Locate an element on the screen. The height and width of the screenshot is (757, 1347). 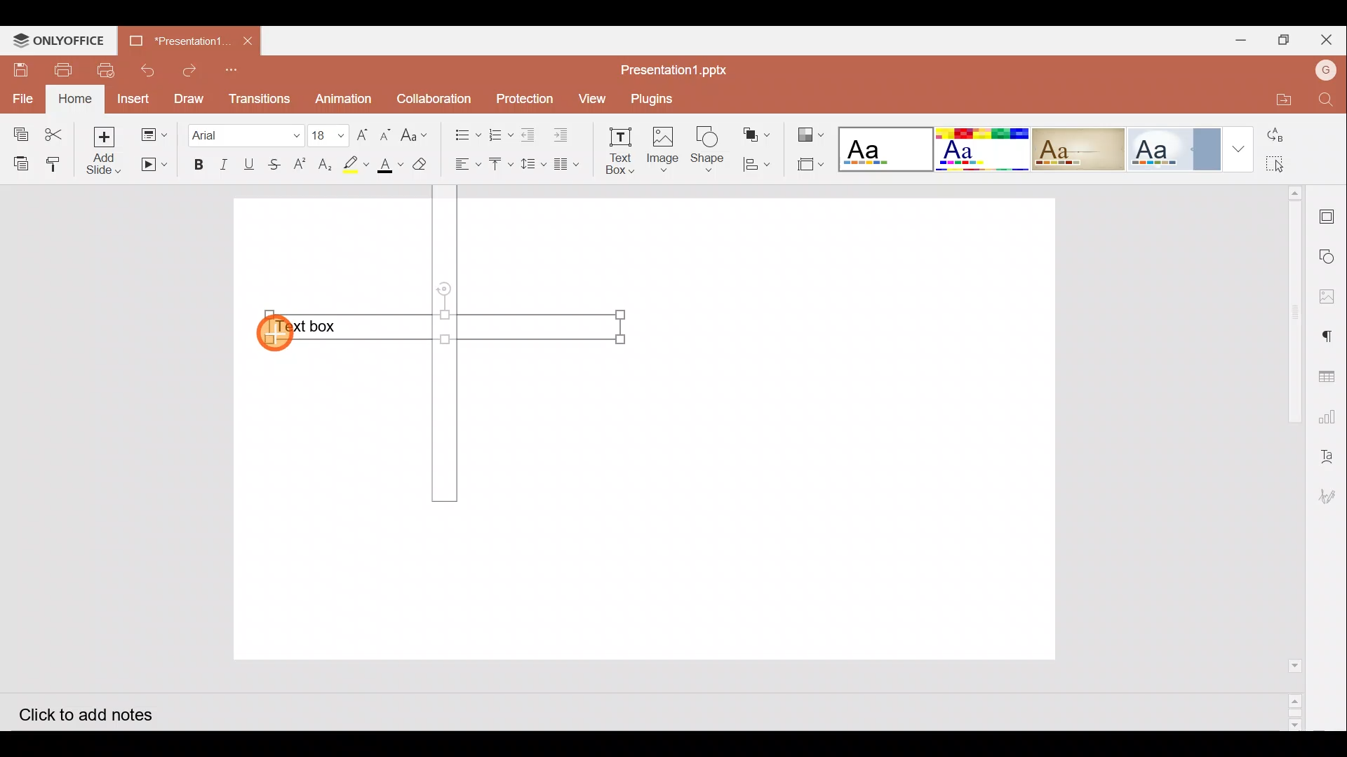
Official is located at coordinates (1174, 149).